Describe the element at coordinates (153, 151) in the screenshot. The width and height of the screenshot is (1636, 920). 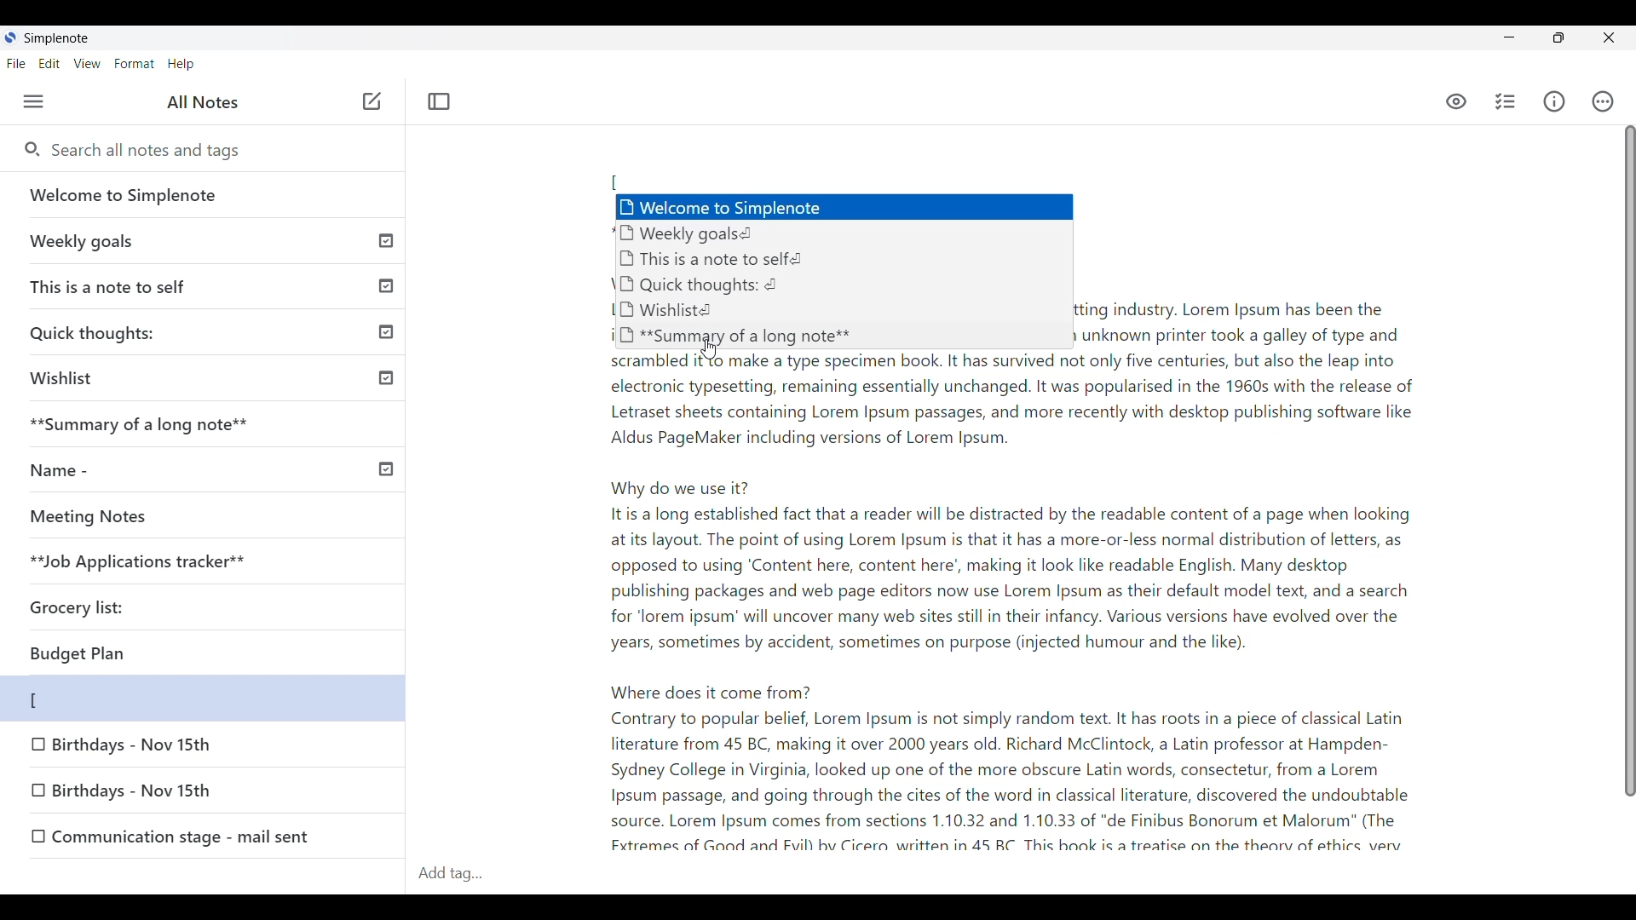
I see `Search all notes and tags` at that location.